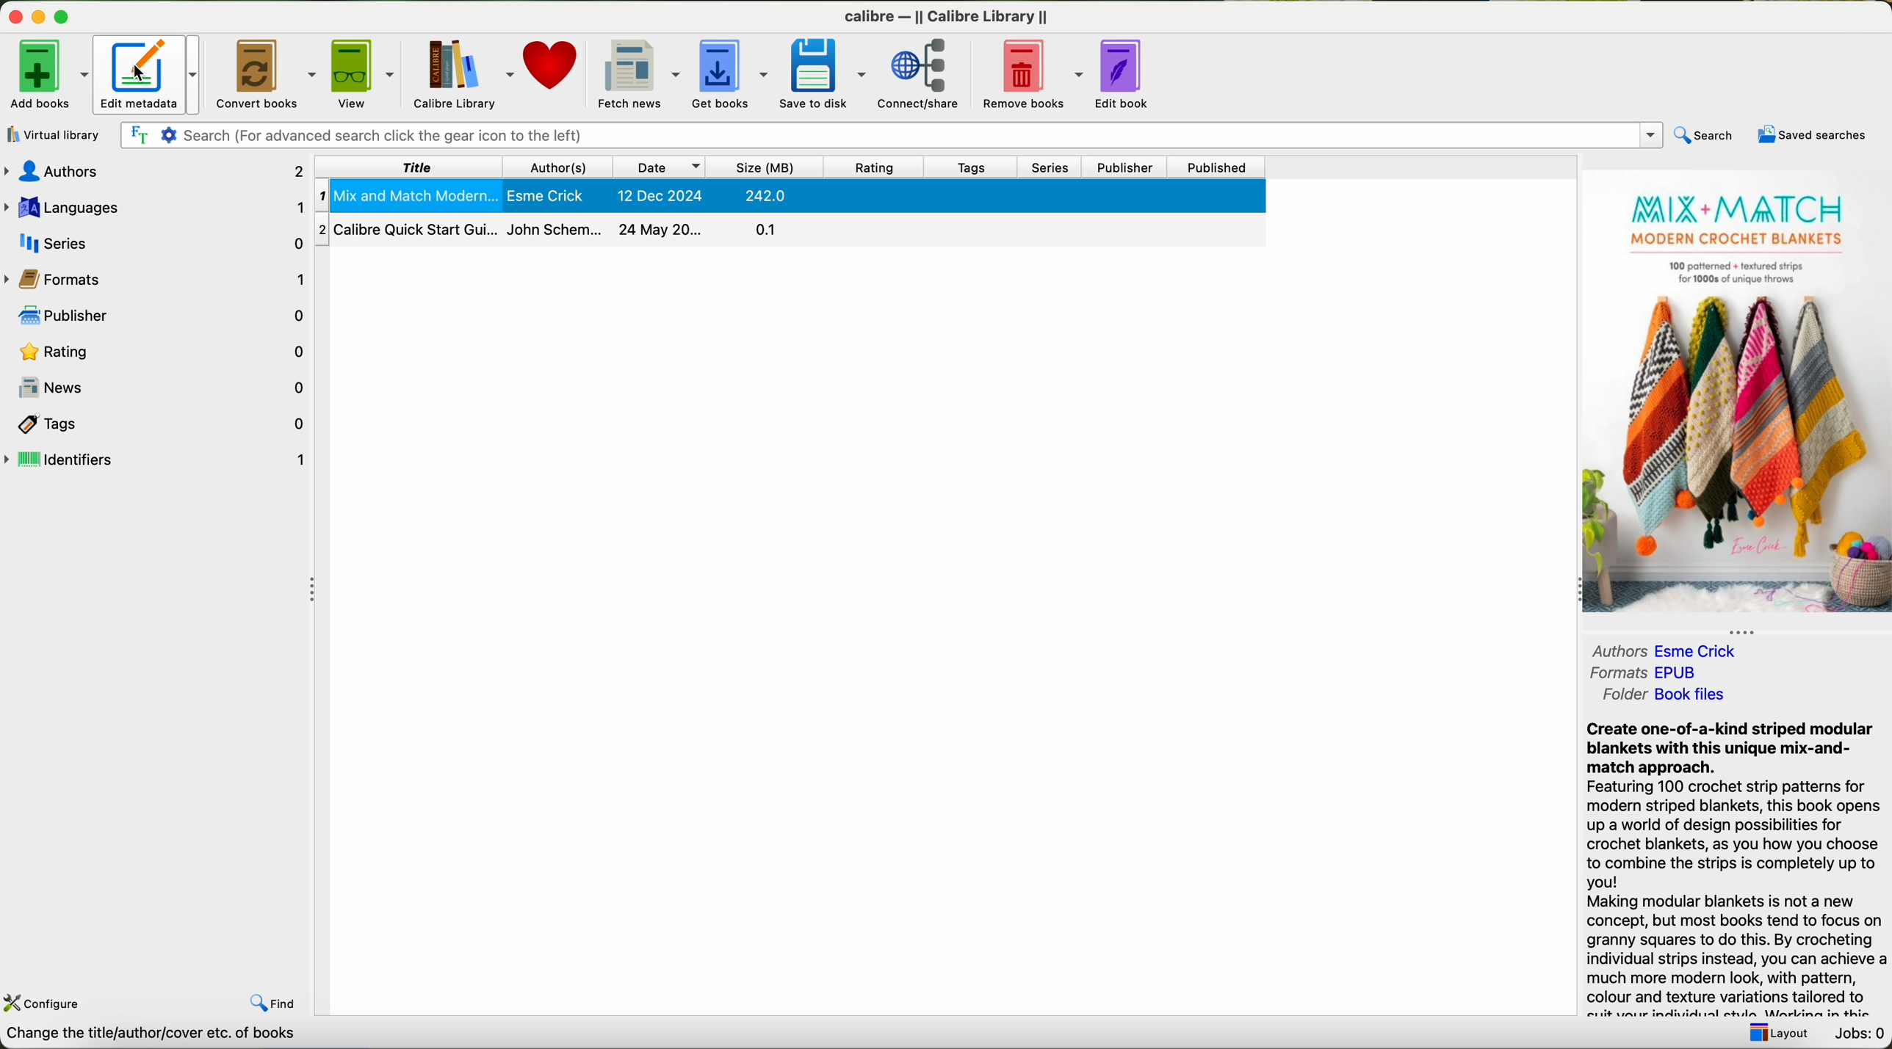  What do you see at coordinates (157, 241) in the screenshot?
I see `series` at bounding box center [157, 241].